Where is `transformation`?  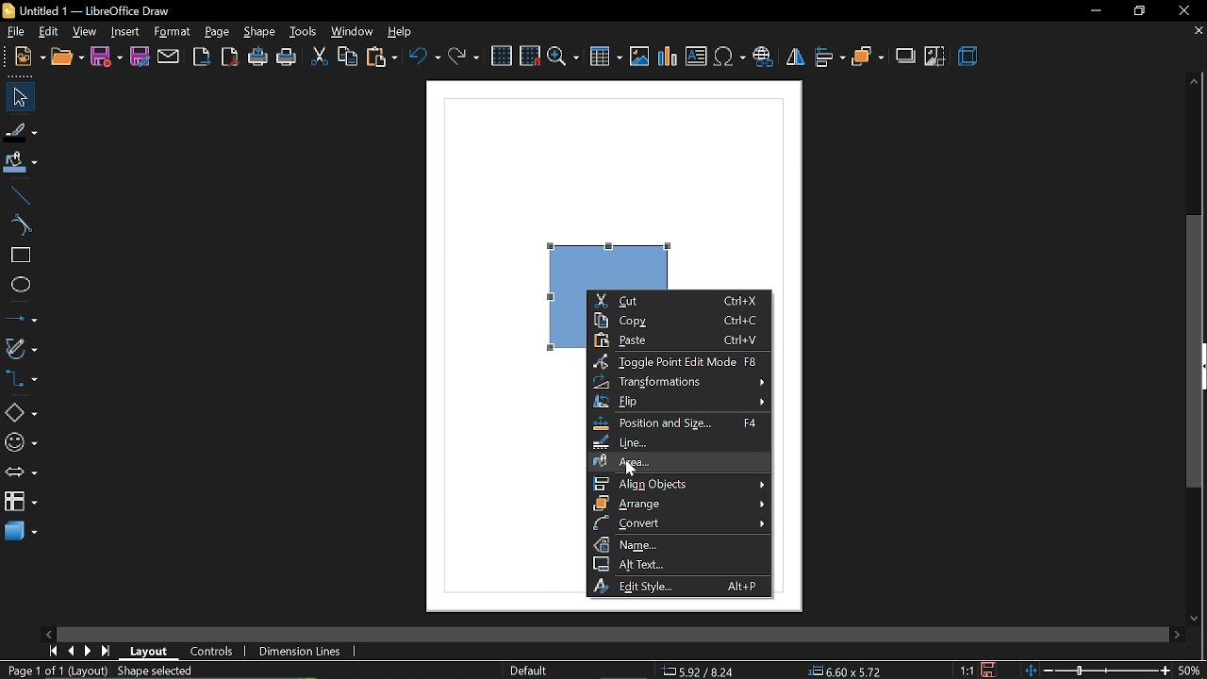 transformation is located at coordinates (678, 382).